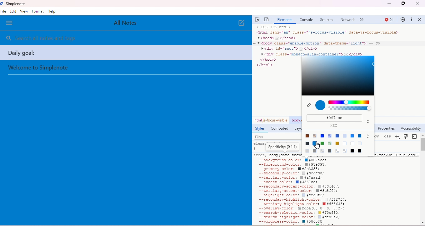 This screenshot has width=425, height=226. I want to click on new note, so click(240, 23).